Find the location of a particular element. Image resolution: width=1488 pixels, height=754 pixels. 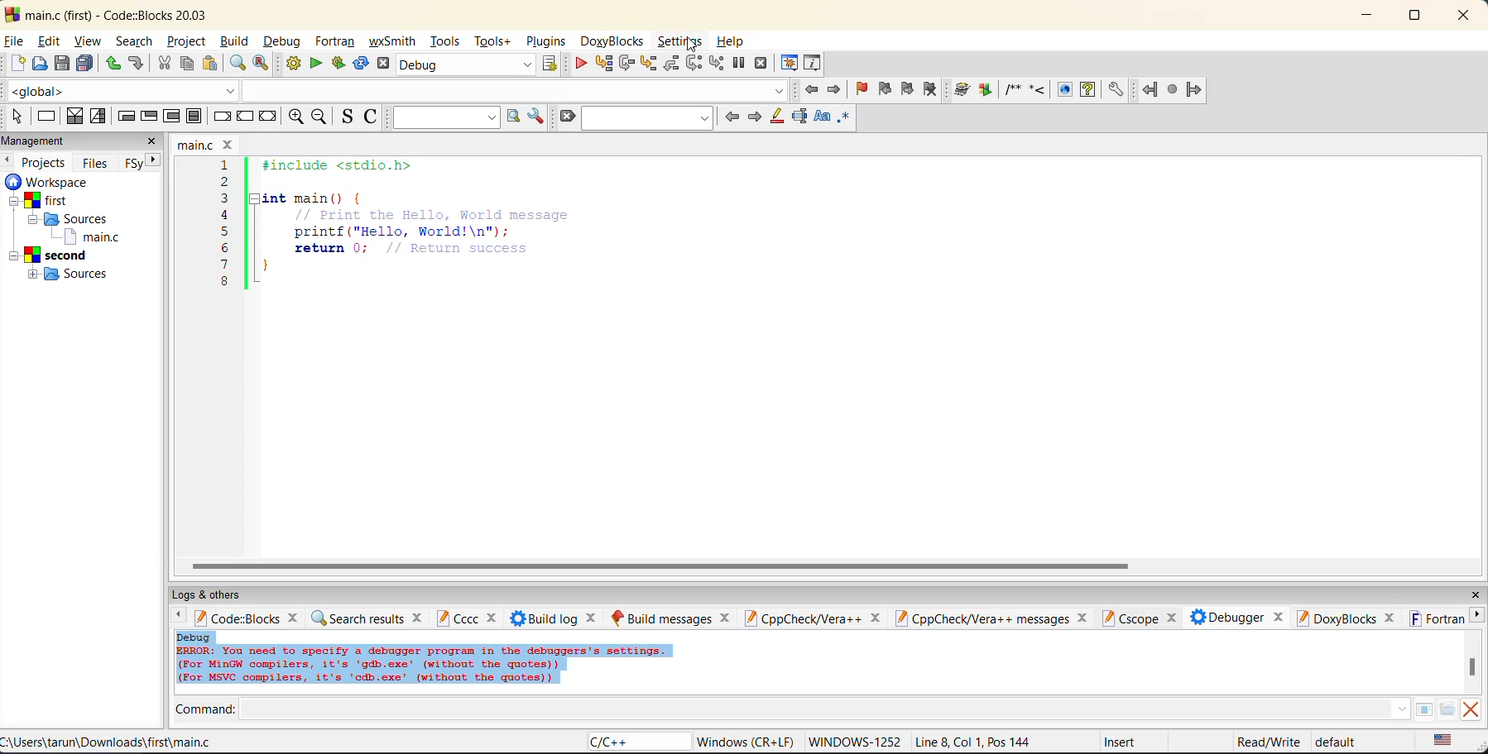

previous is located at coordinates (736, 117).